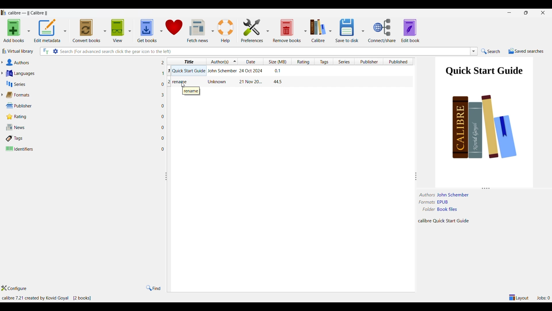 This screenshot has height=311, width=552. I want to click on Add books, so click(14, 31).